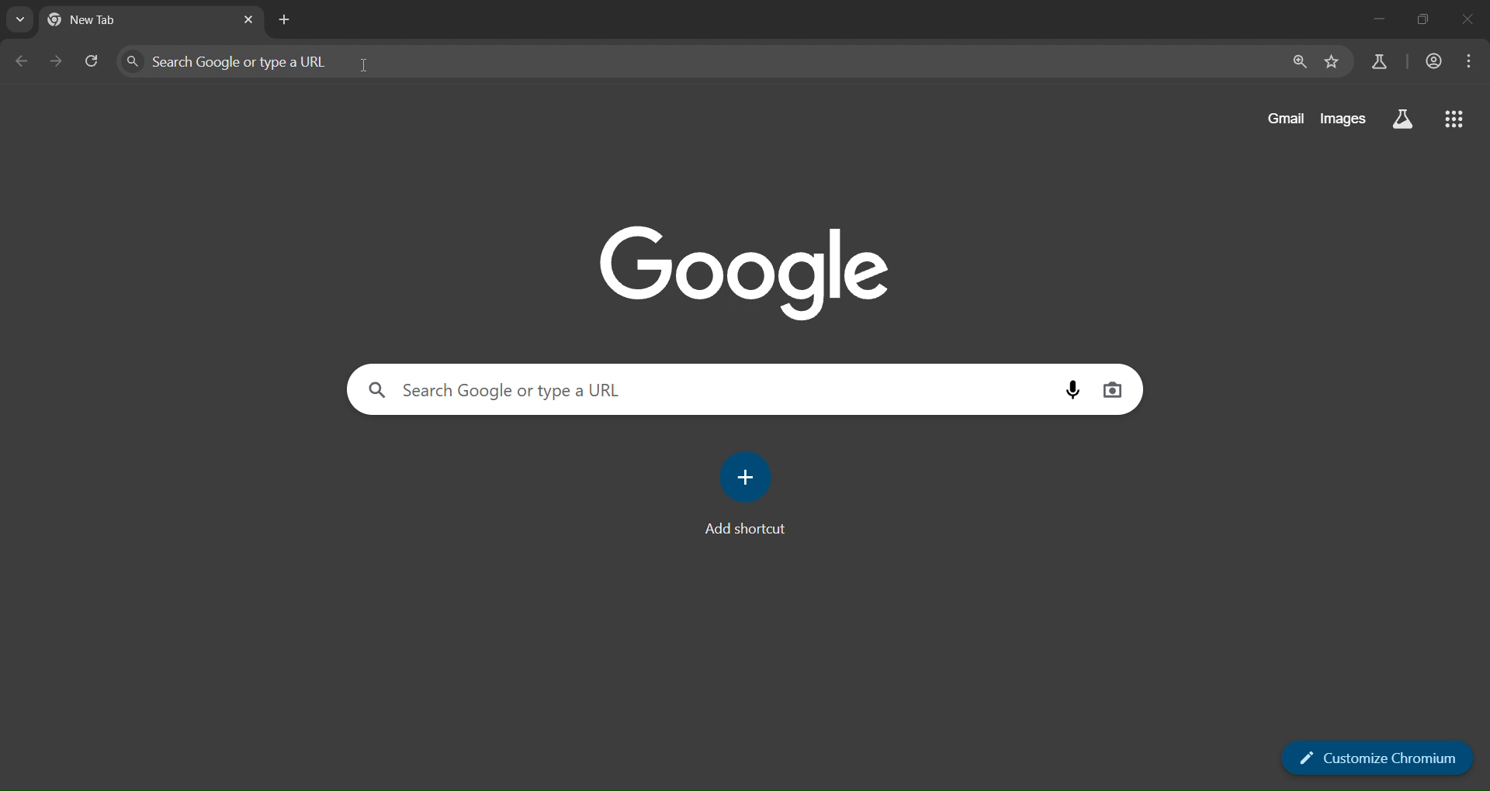 The height and width of the screenshot is (791, 1490). I want to click on reload page, so click(94, 61).